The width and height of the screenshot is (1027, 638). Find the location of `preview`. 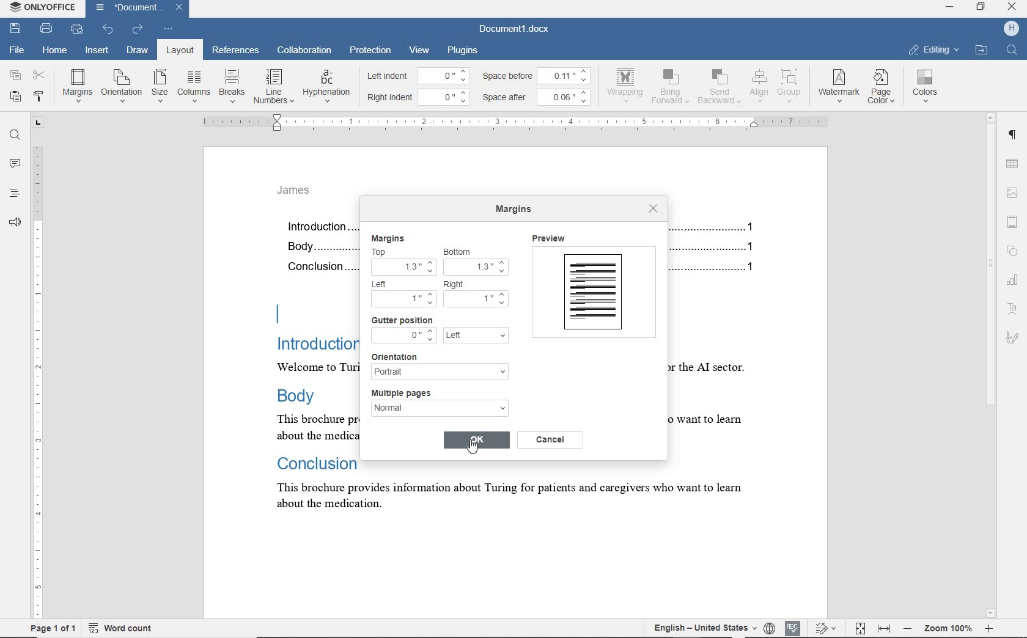

preview is located at coordinates (593, 289).